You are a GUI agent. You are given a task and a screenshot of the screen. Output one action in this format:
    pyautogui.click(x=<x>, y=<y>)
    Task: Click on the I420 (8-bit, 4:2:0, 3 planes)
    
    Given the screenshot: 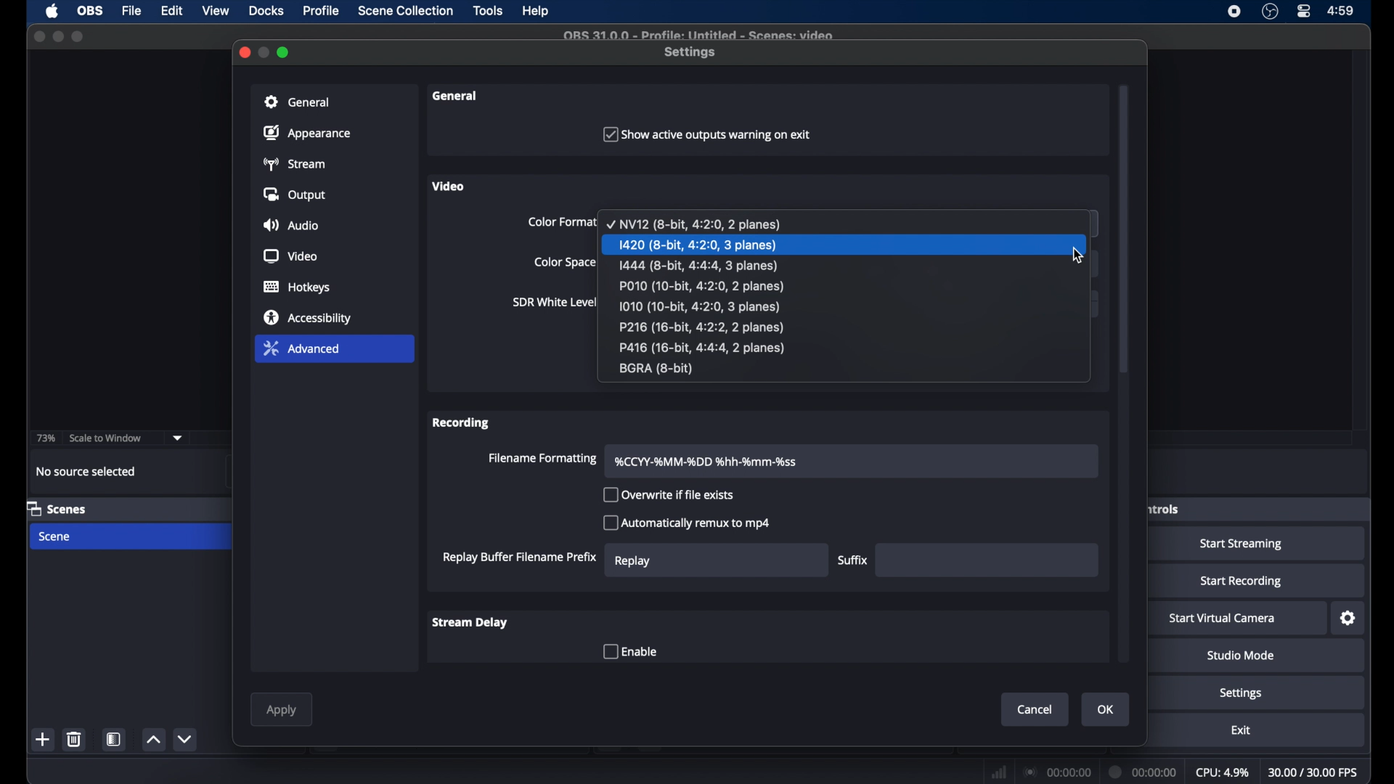 What is the action you would take?
    pyautogui.click(x=700, y=245)
    